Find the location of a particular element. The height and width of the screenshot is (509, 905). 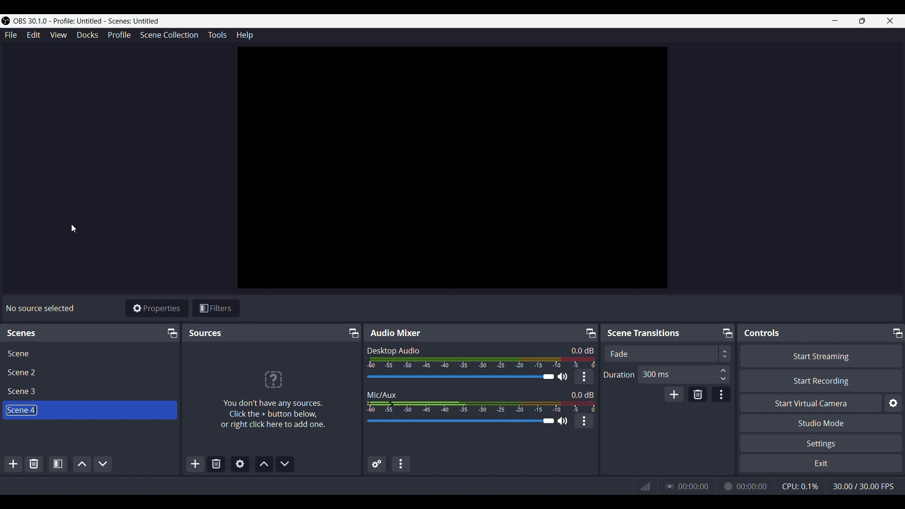

Connection Status Indicator is located at coordinates (645, 486).